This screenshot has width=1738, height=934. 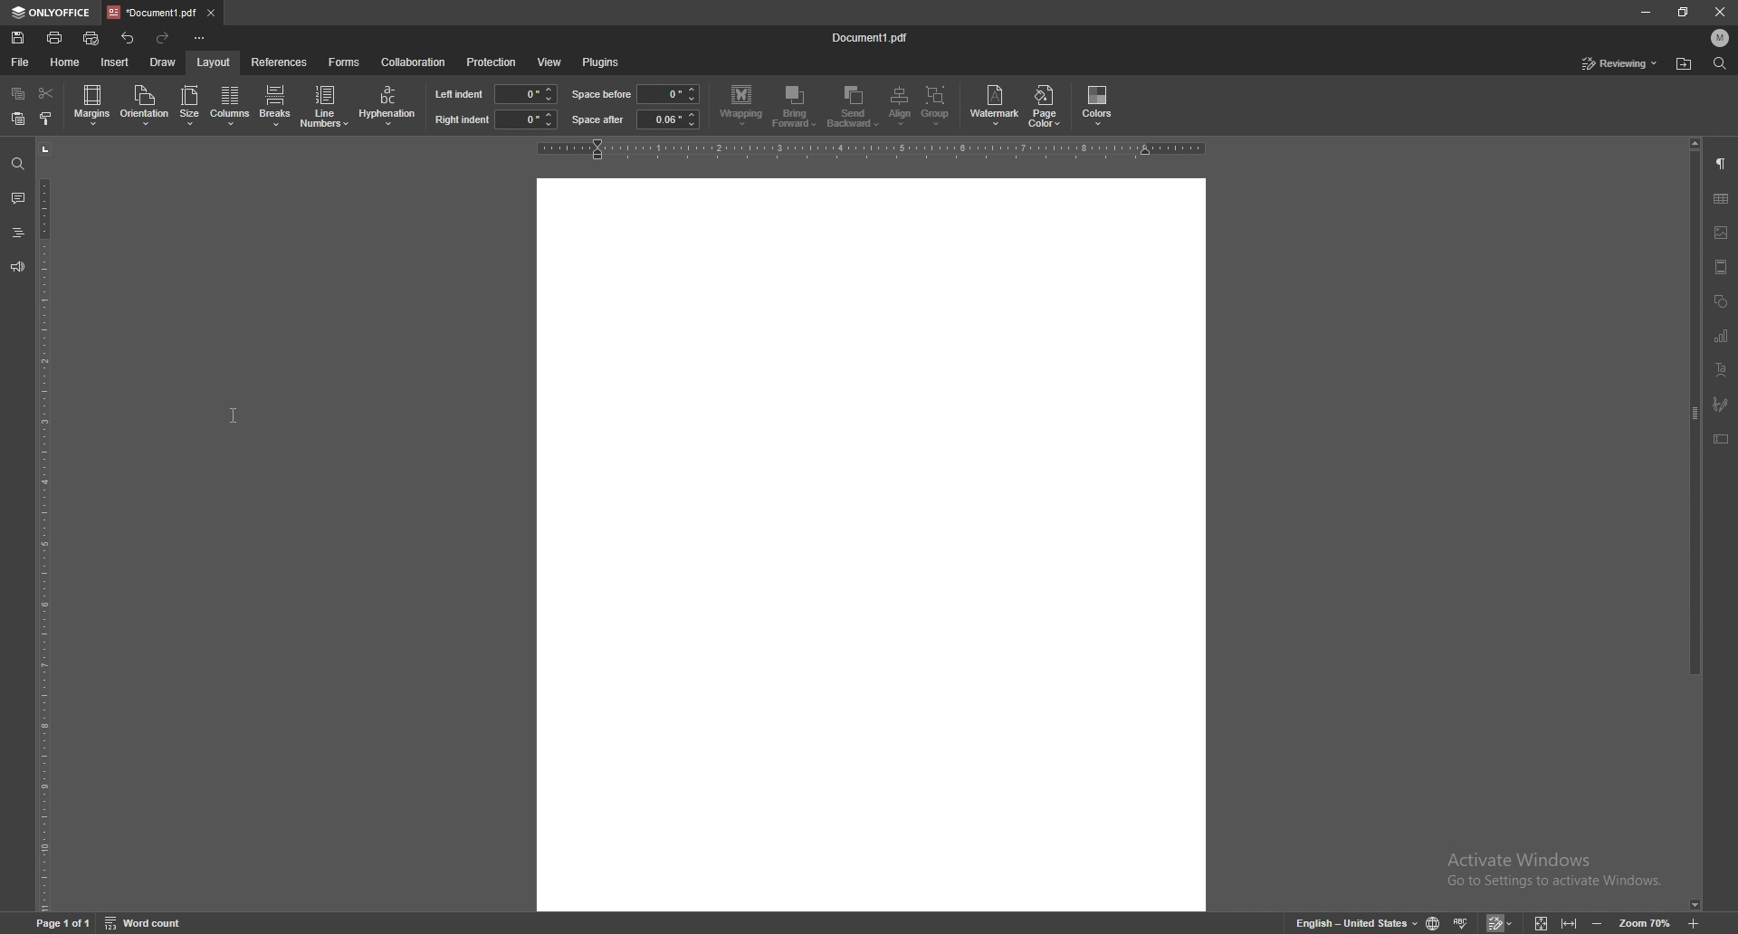 I want to click on redo, so click(x=164, y=39).